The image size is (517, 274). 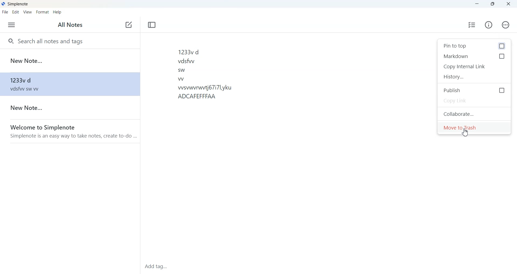 What do you see at coordinates (474, 76) in the screenshot?
I see `History...` at bounding box center [474, 76].